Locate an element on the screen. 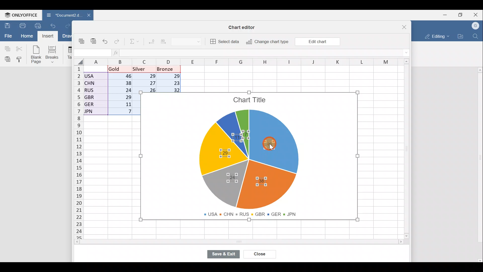 The image size is (483, 272). Rows is located at coordinates (79, 149).